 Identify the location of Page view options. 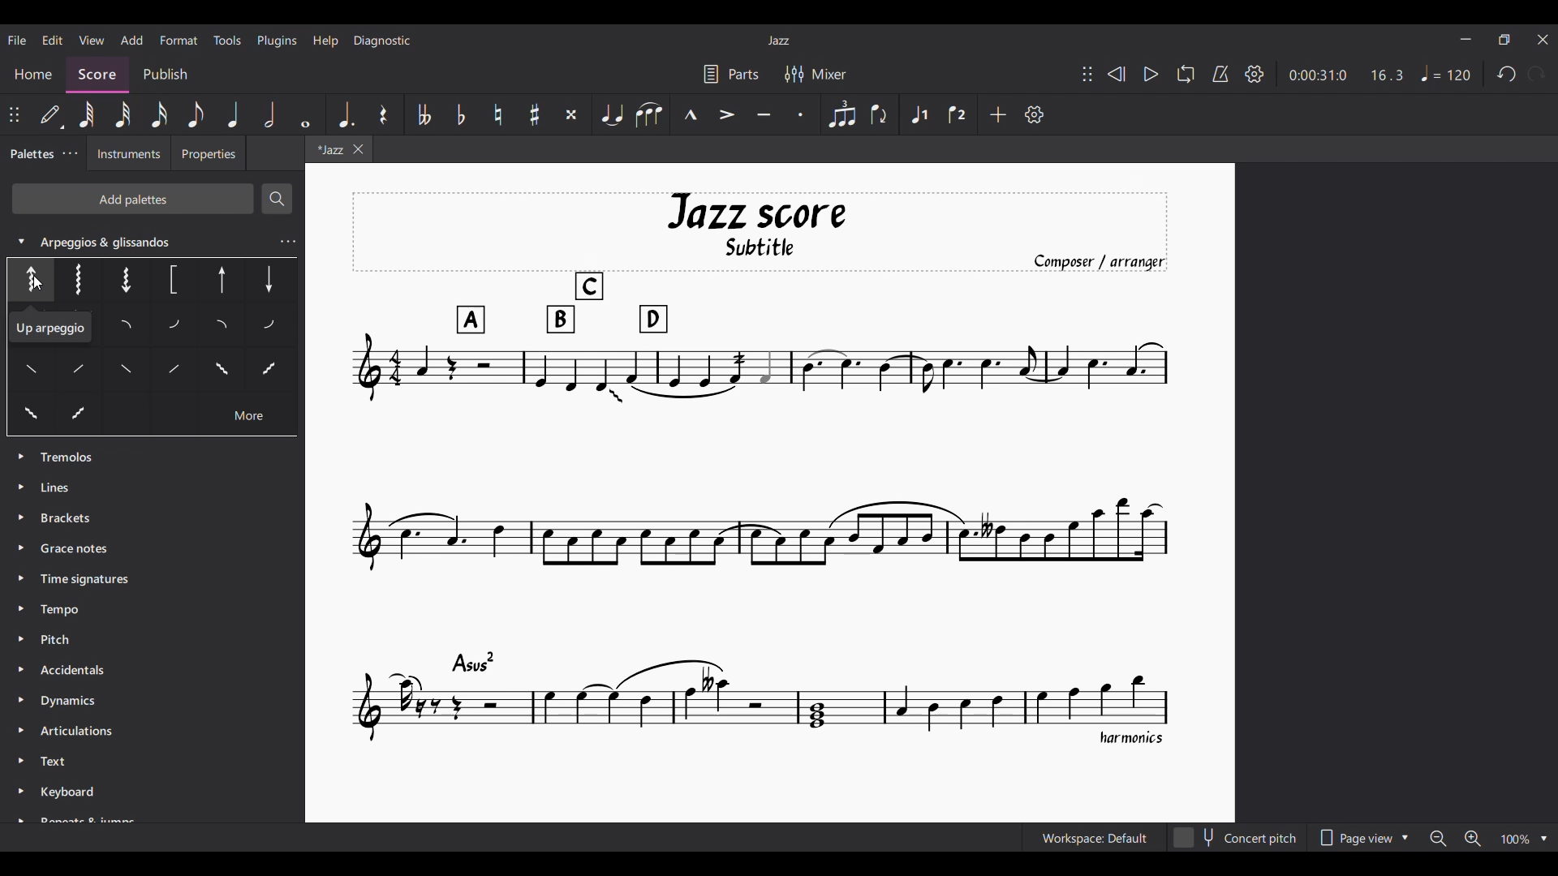
(1365, 837).